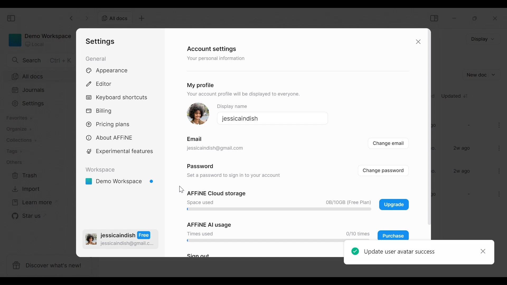 This screenshot has height=285, width=507. What do you see at coordinates (199, 202) in the screenshot?
I see `Space used` at bounding box center [199, 202].